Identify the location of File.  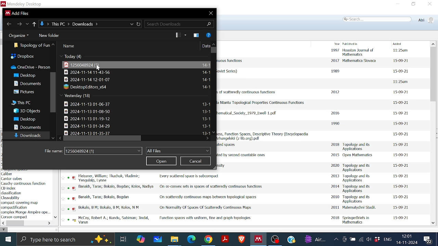
(206, 126).